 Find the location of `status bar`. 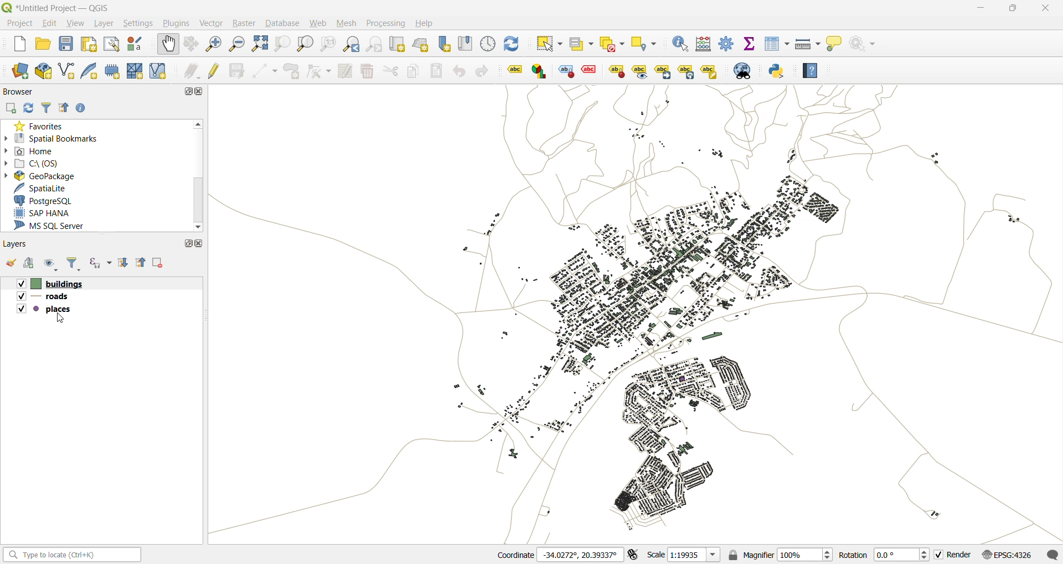

status bar is located at coordinates (70, 554).